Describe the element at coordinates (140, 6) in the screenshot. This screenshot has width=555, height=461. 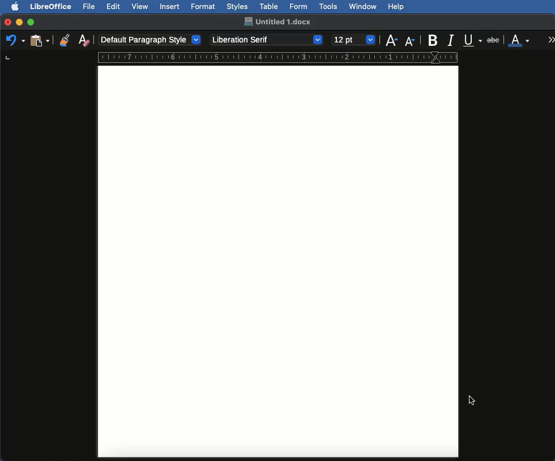
I see `View` at that location.